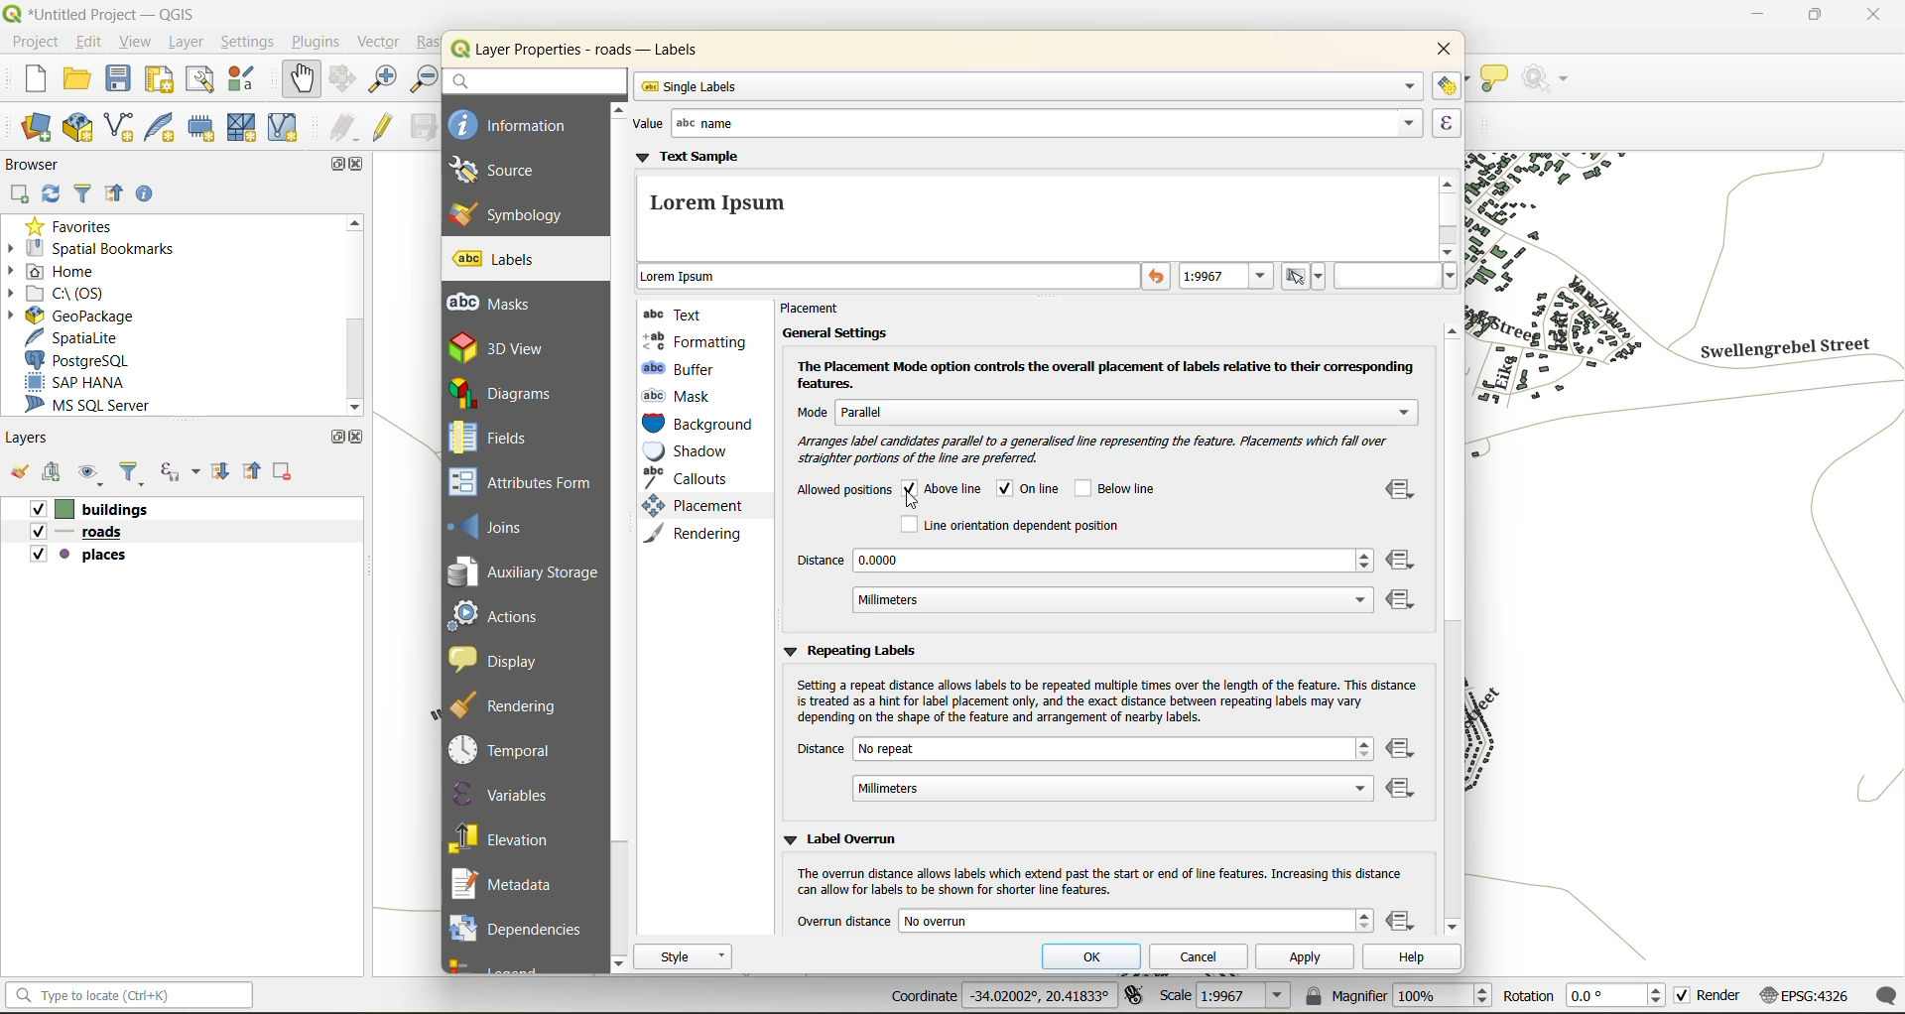 This screenshot has width=1905, height=1014. What do you see at coordinates (1308, 961) in the screenshot?
I see `apply` at bounding box center [1308, 961].